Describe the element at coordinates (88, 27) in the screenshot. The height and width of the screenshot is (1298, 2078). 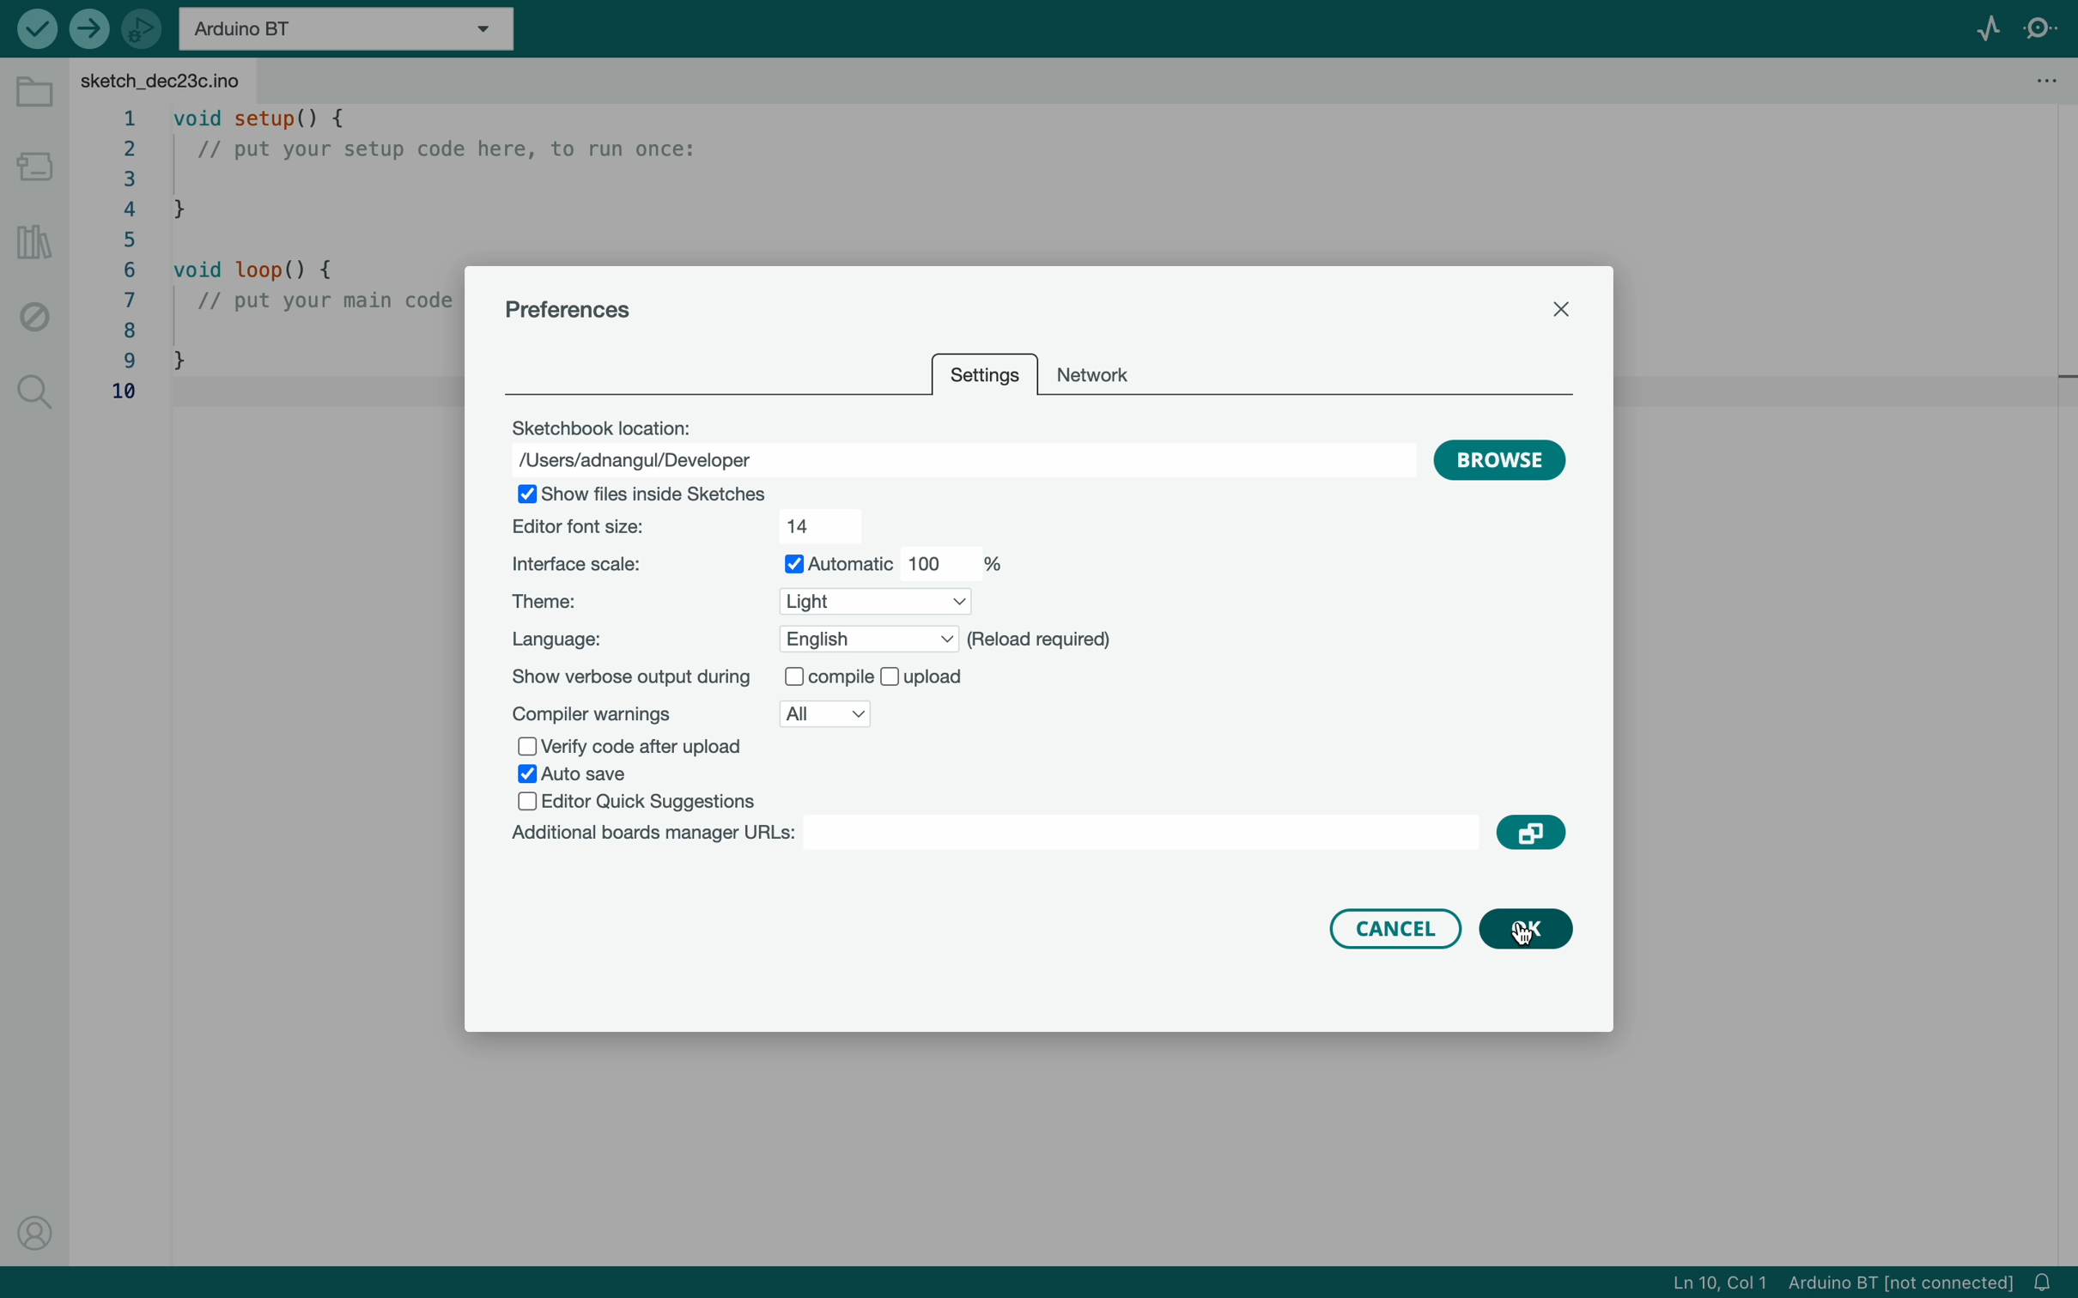
I see `upload` at that location.